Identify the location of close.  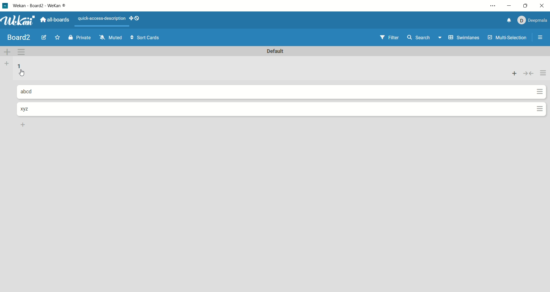
(543, 6).